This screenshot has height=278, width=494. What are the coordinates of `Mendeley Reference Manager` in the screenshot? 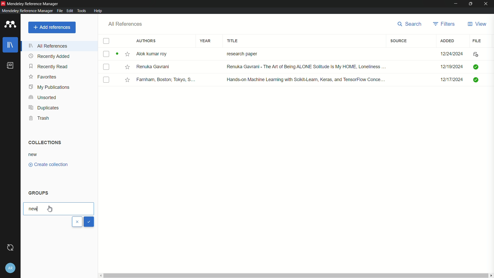 It's located at (33, 3).